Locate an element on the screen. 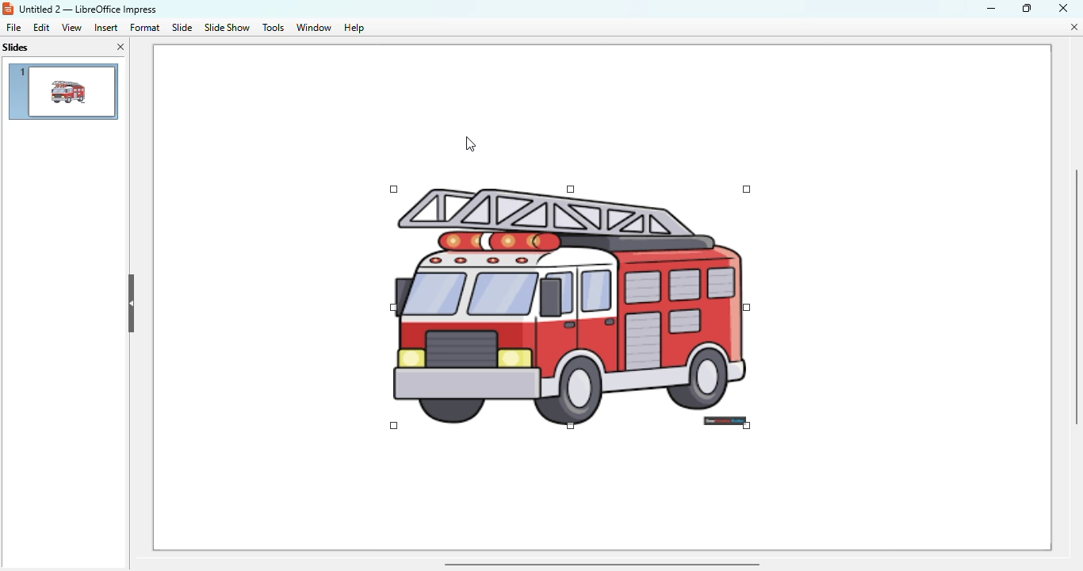  slide show is located at coordinates (228, 27).